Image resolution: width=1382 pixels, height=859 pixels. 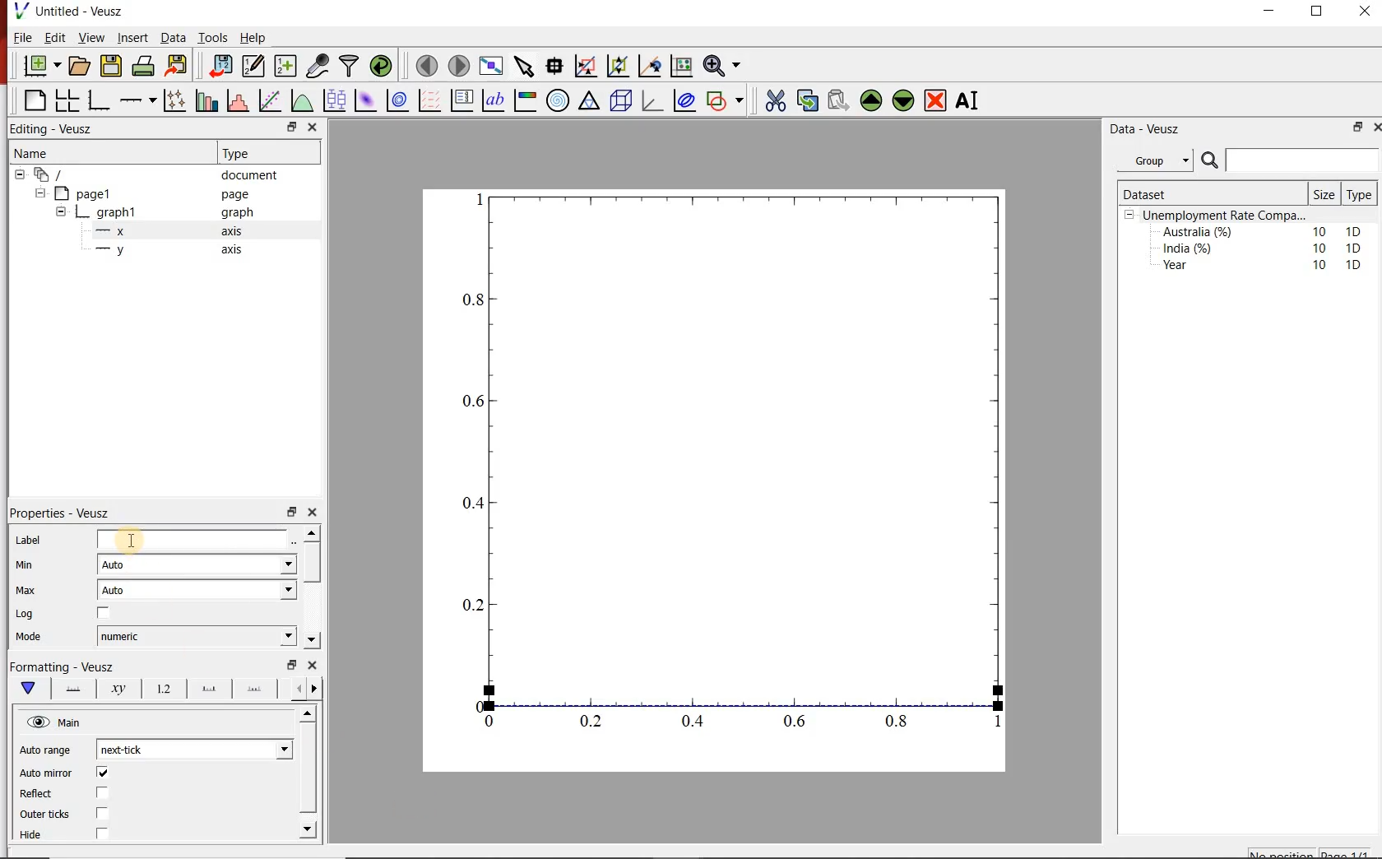 I want to click on graph chart, so click(x=716, y=481).